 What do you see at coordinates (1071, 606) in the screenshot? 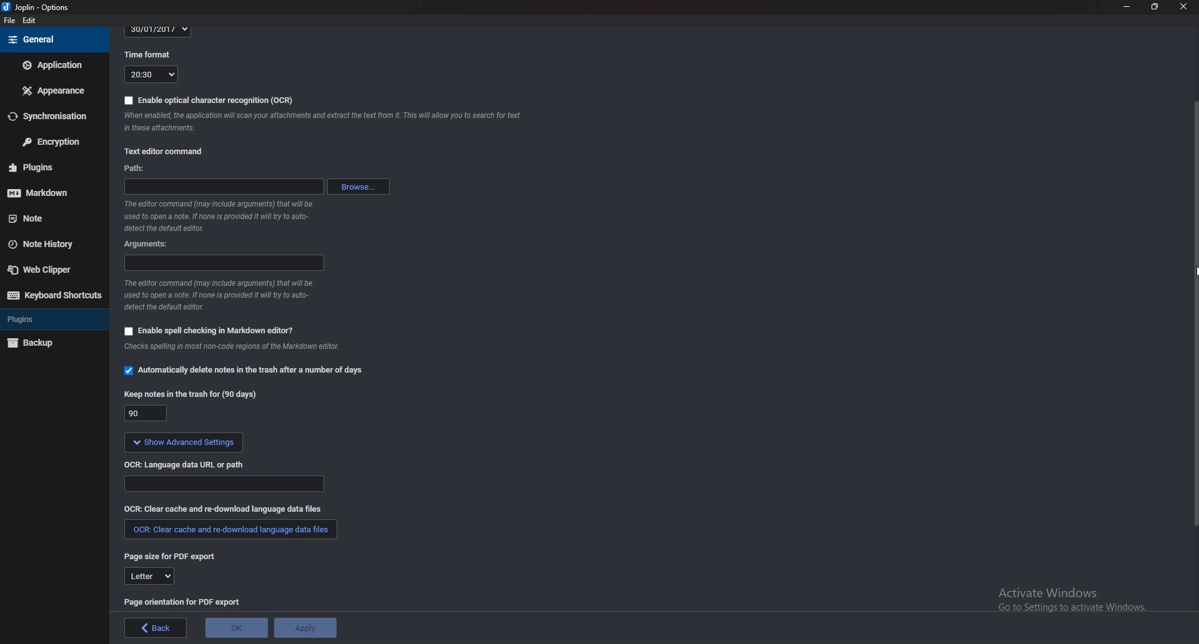
I see `activate windows` at bounding box center [1071, 606].